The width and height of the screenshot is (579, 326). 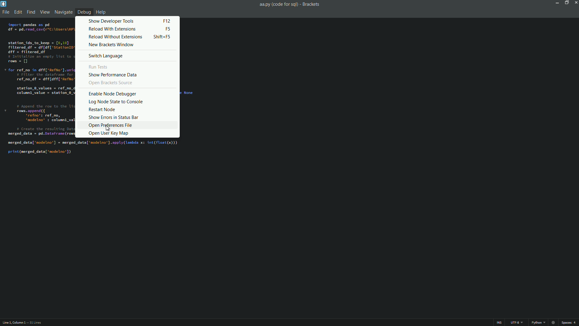 What do you see at coordinates (111, 44) in the screenshot?
I see `new brackets window` at bounding box center [111, 44].